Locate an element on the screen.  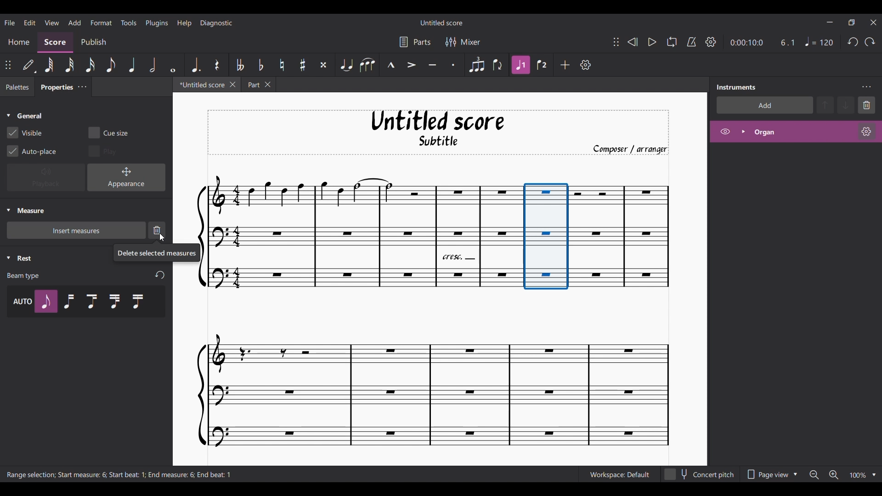
Toggle for Visible is located at coordinates (24, 133).